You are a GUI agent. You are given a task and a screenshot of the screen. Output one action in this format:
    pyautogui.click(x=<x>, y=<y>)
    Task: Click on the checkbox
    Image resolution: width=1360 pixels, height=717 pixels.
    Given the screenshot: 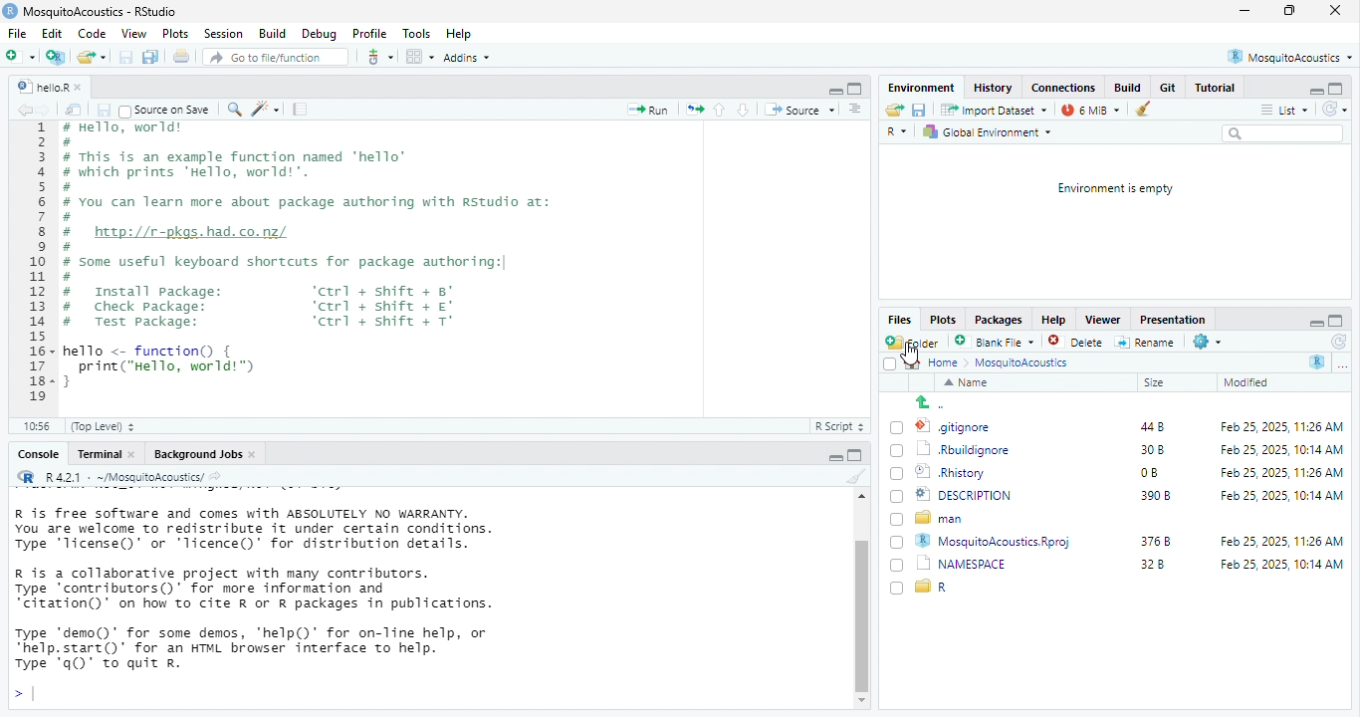 What is the action you would take?
    pyautogui.click(x=893, y=589)
    